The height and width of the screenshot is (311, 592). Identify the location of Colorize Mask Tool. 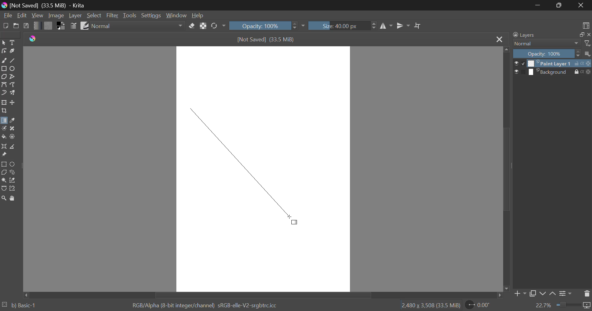
(4, 128).